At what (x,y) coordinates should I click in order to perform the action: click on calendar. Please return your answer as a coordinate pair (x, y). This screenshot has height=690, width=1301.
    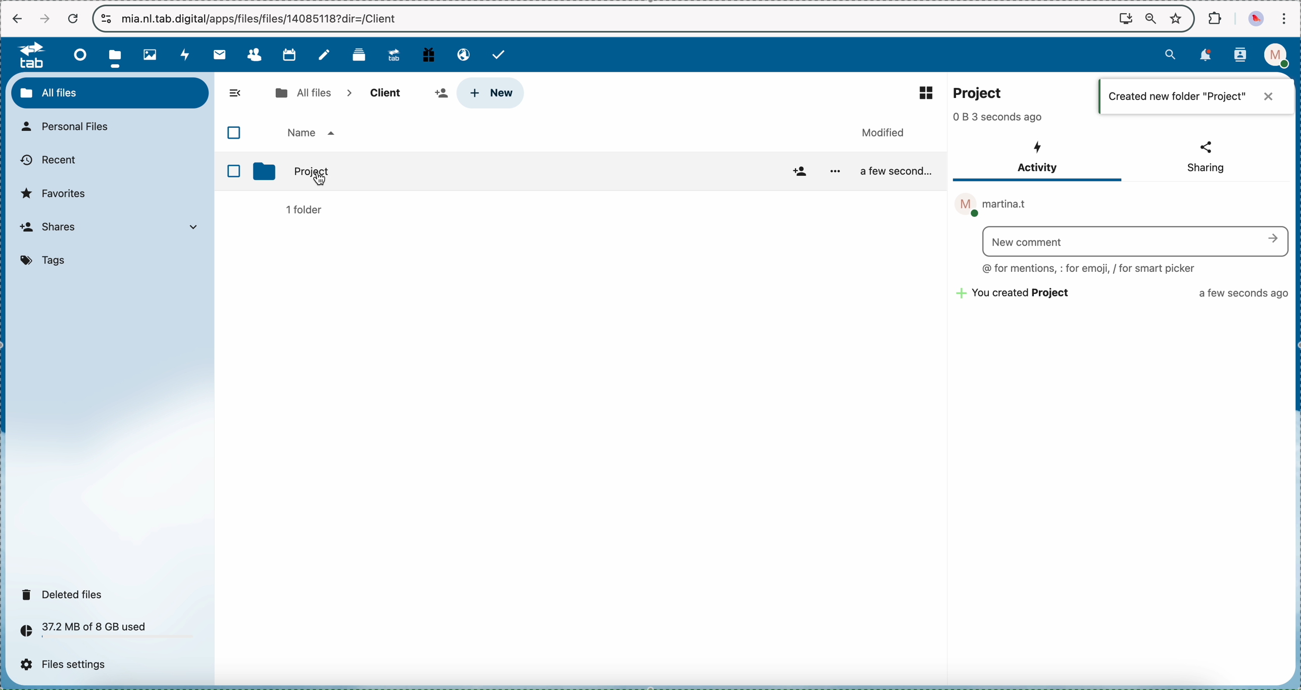
    Looking at the image, I should click on (289, 54).